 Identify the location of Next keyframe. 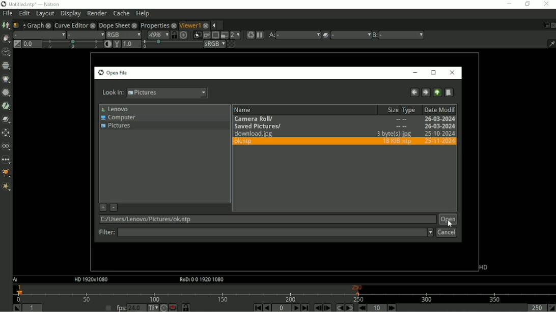
(348, 307).